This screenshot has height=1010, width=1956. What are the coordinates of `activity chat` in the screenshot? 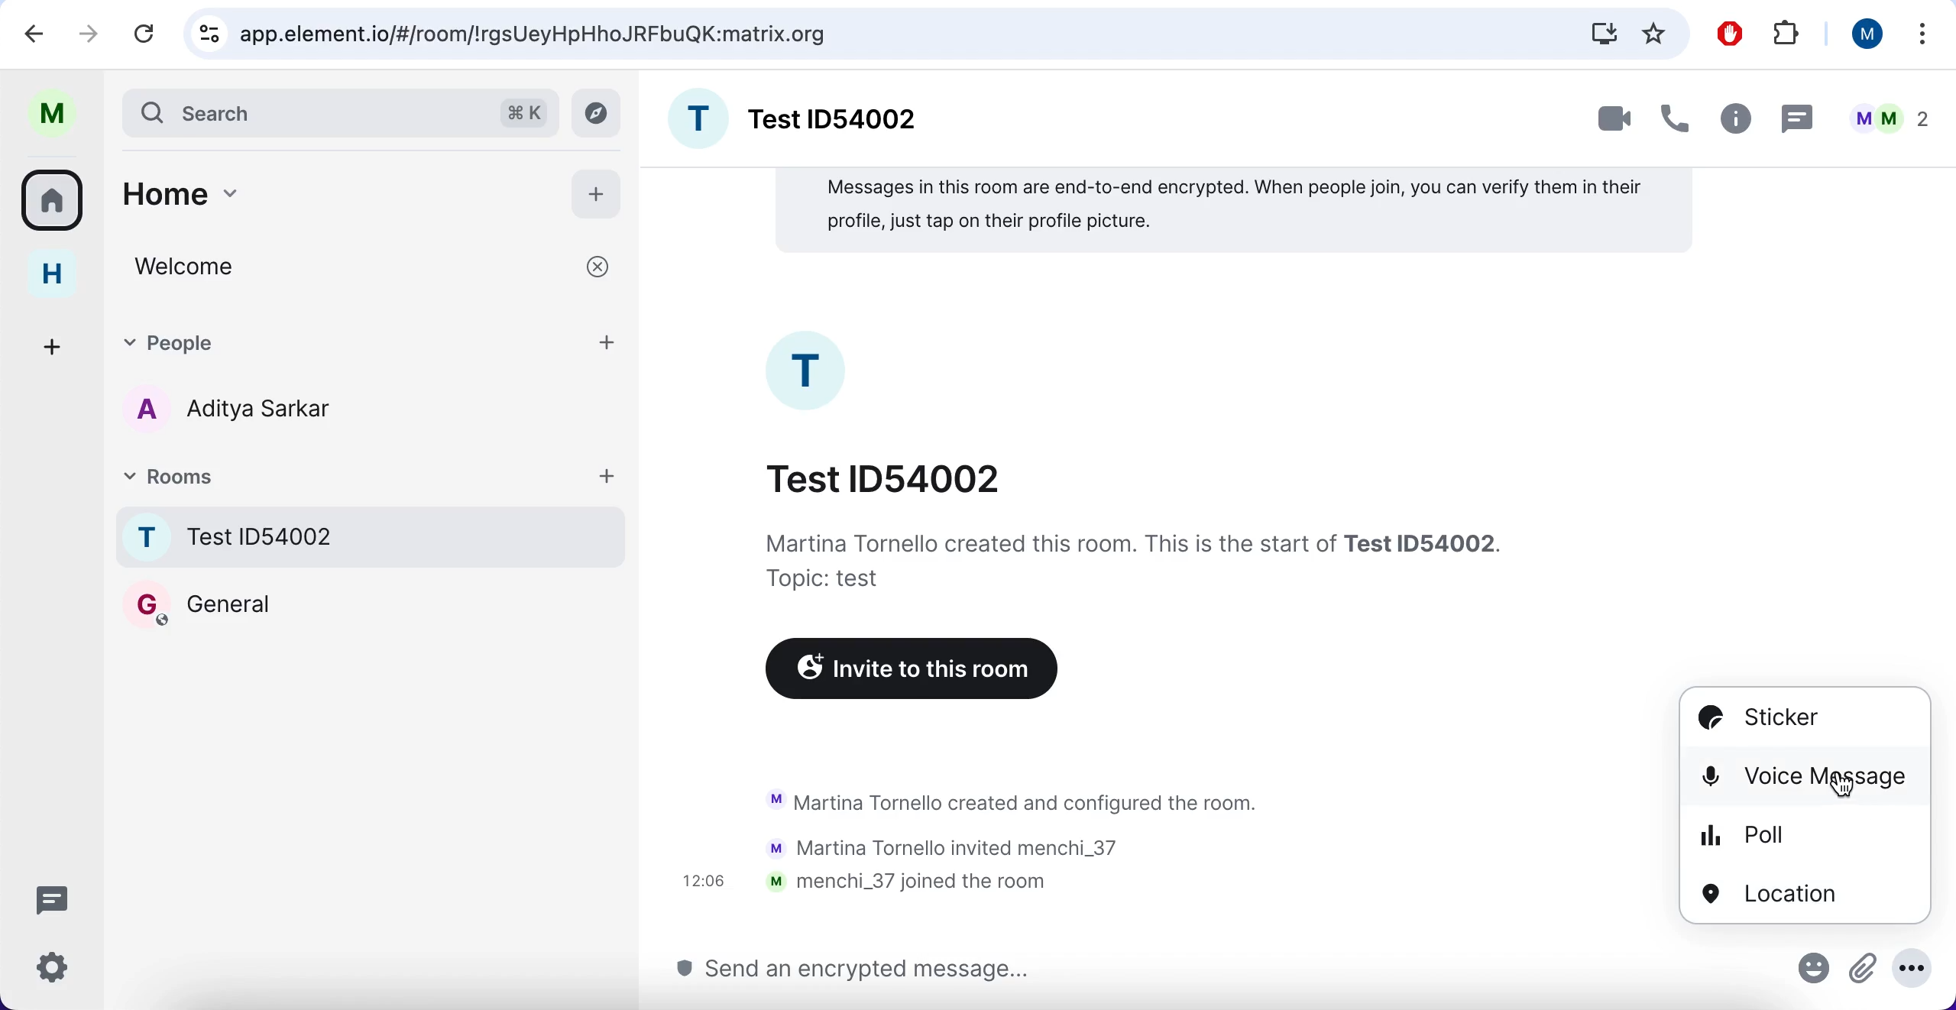 It's located at (993, 843).